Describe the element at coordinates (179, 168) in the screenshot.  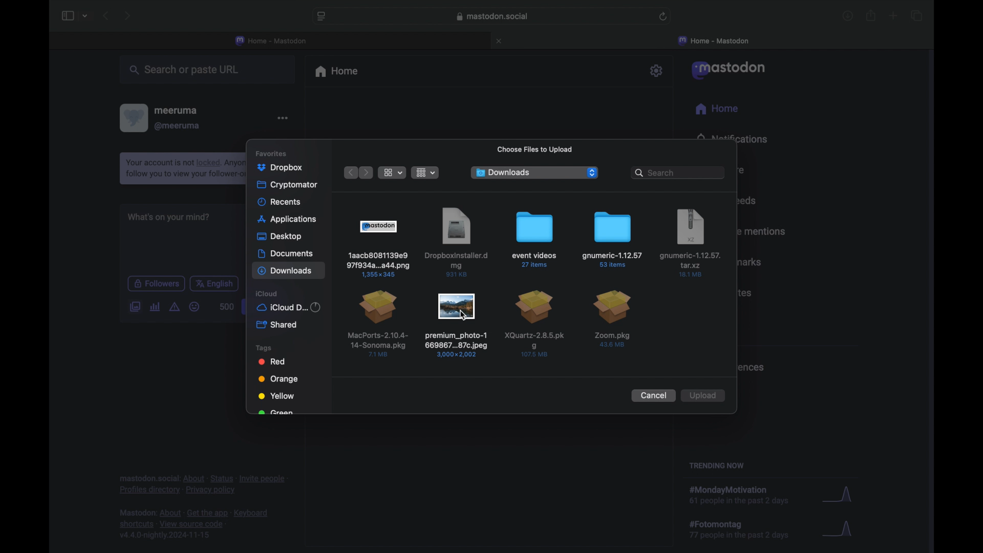
I see `notification` at that location.